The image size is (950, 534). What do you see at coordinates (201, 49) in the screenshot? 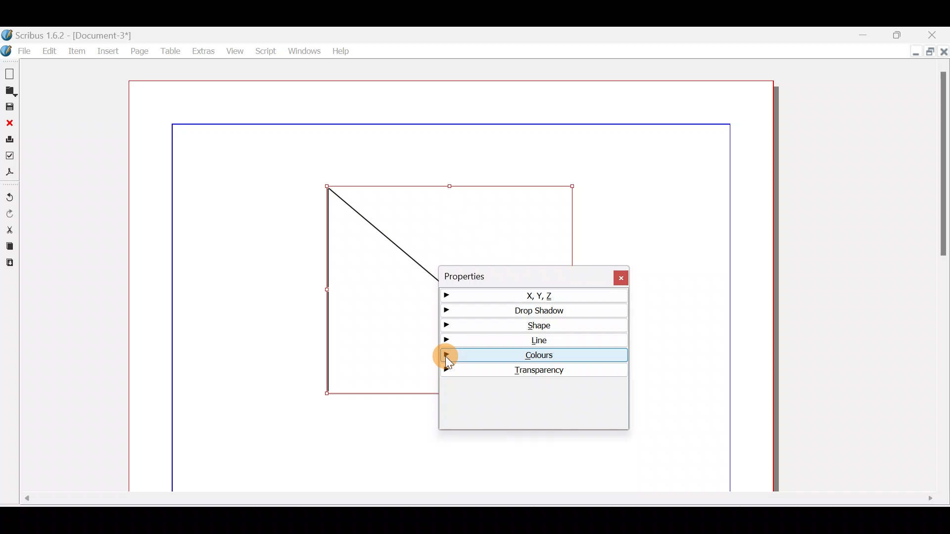
I see `Extras` at bounding box center [201, 49].